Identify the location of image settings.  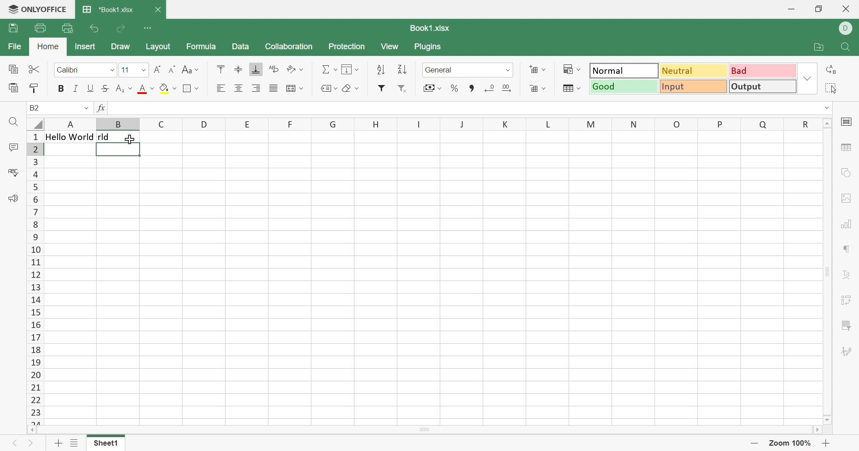
(846, 197).